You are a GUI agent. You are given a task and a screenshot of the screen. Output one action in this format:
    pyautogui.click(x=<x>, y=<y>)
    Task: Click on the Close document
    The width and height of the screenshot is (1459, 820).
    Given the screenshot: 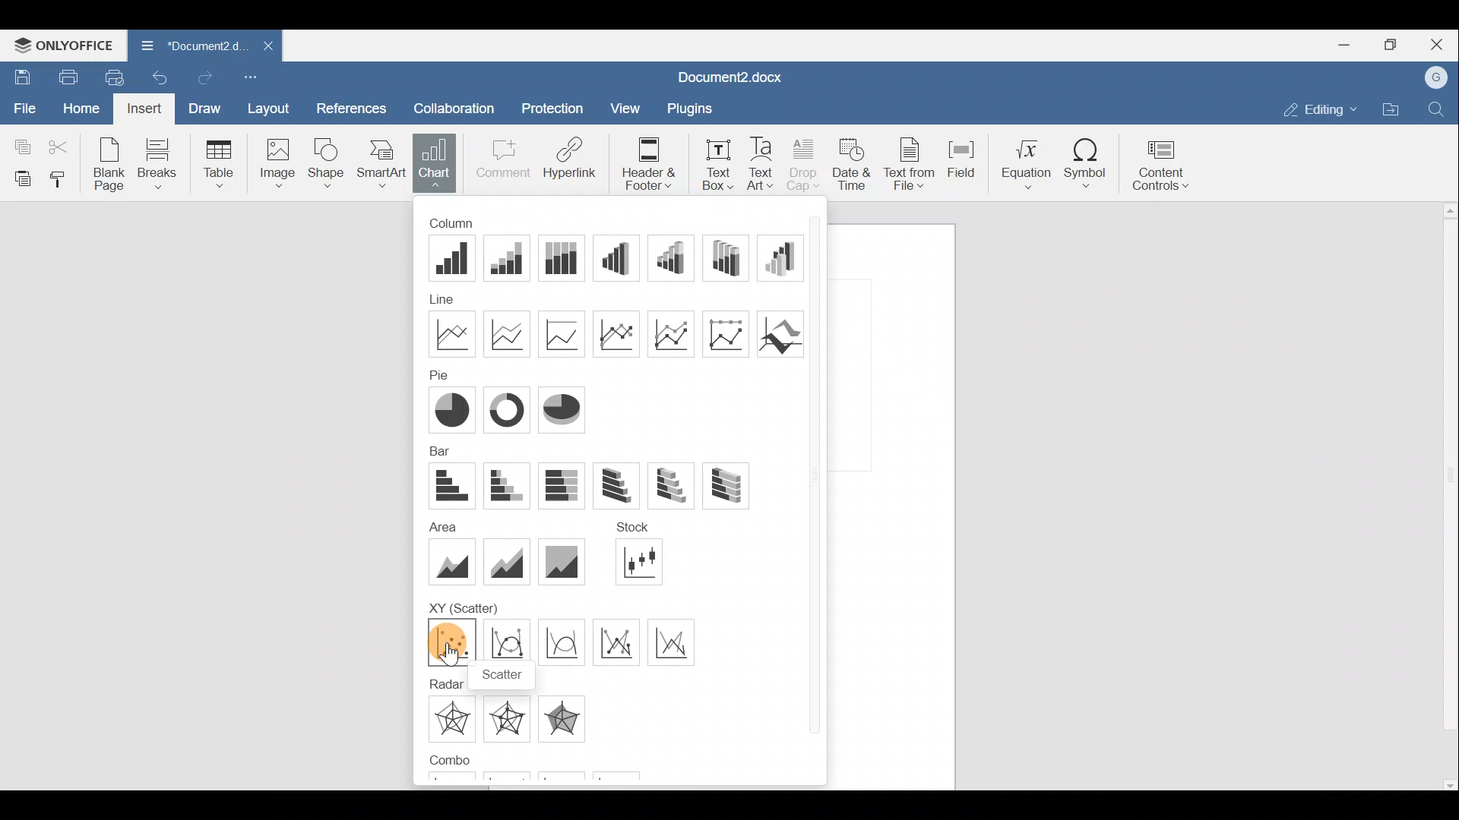 What is the action you would take?
    pyautogui.click(x=260, y=47)
    